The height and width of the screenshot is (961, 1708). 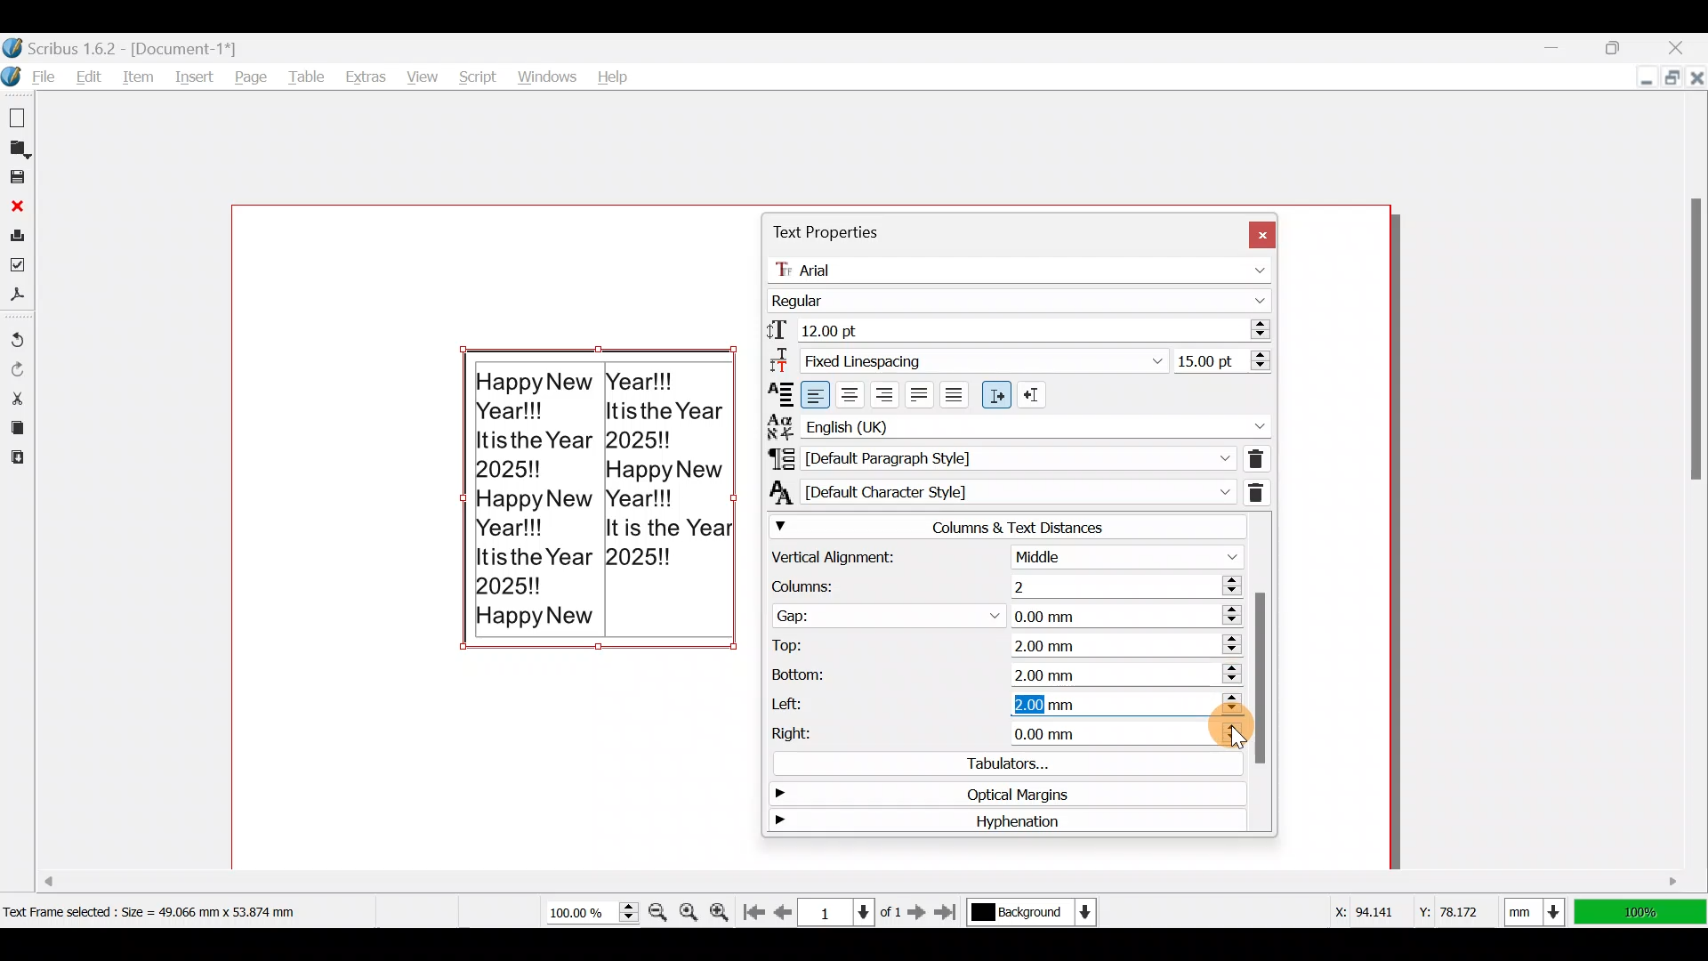 What do you see at coordinates (174, 911) in the screenshot?
I see `Dimension of selected text frame` at bounding box center [174, 911].